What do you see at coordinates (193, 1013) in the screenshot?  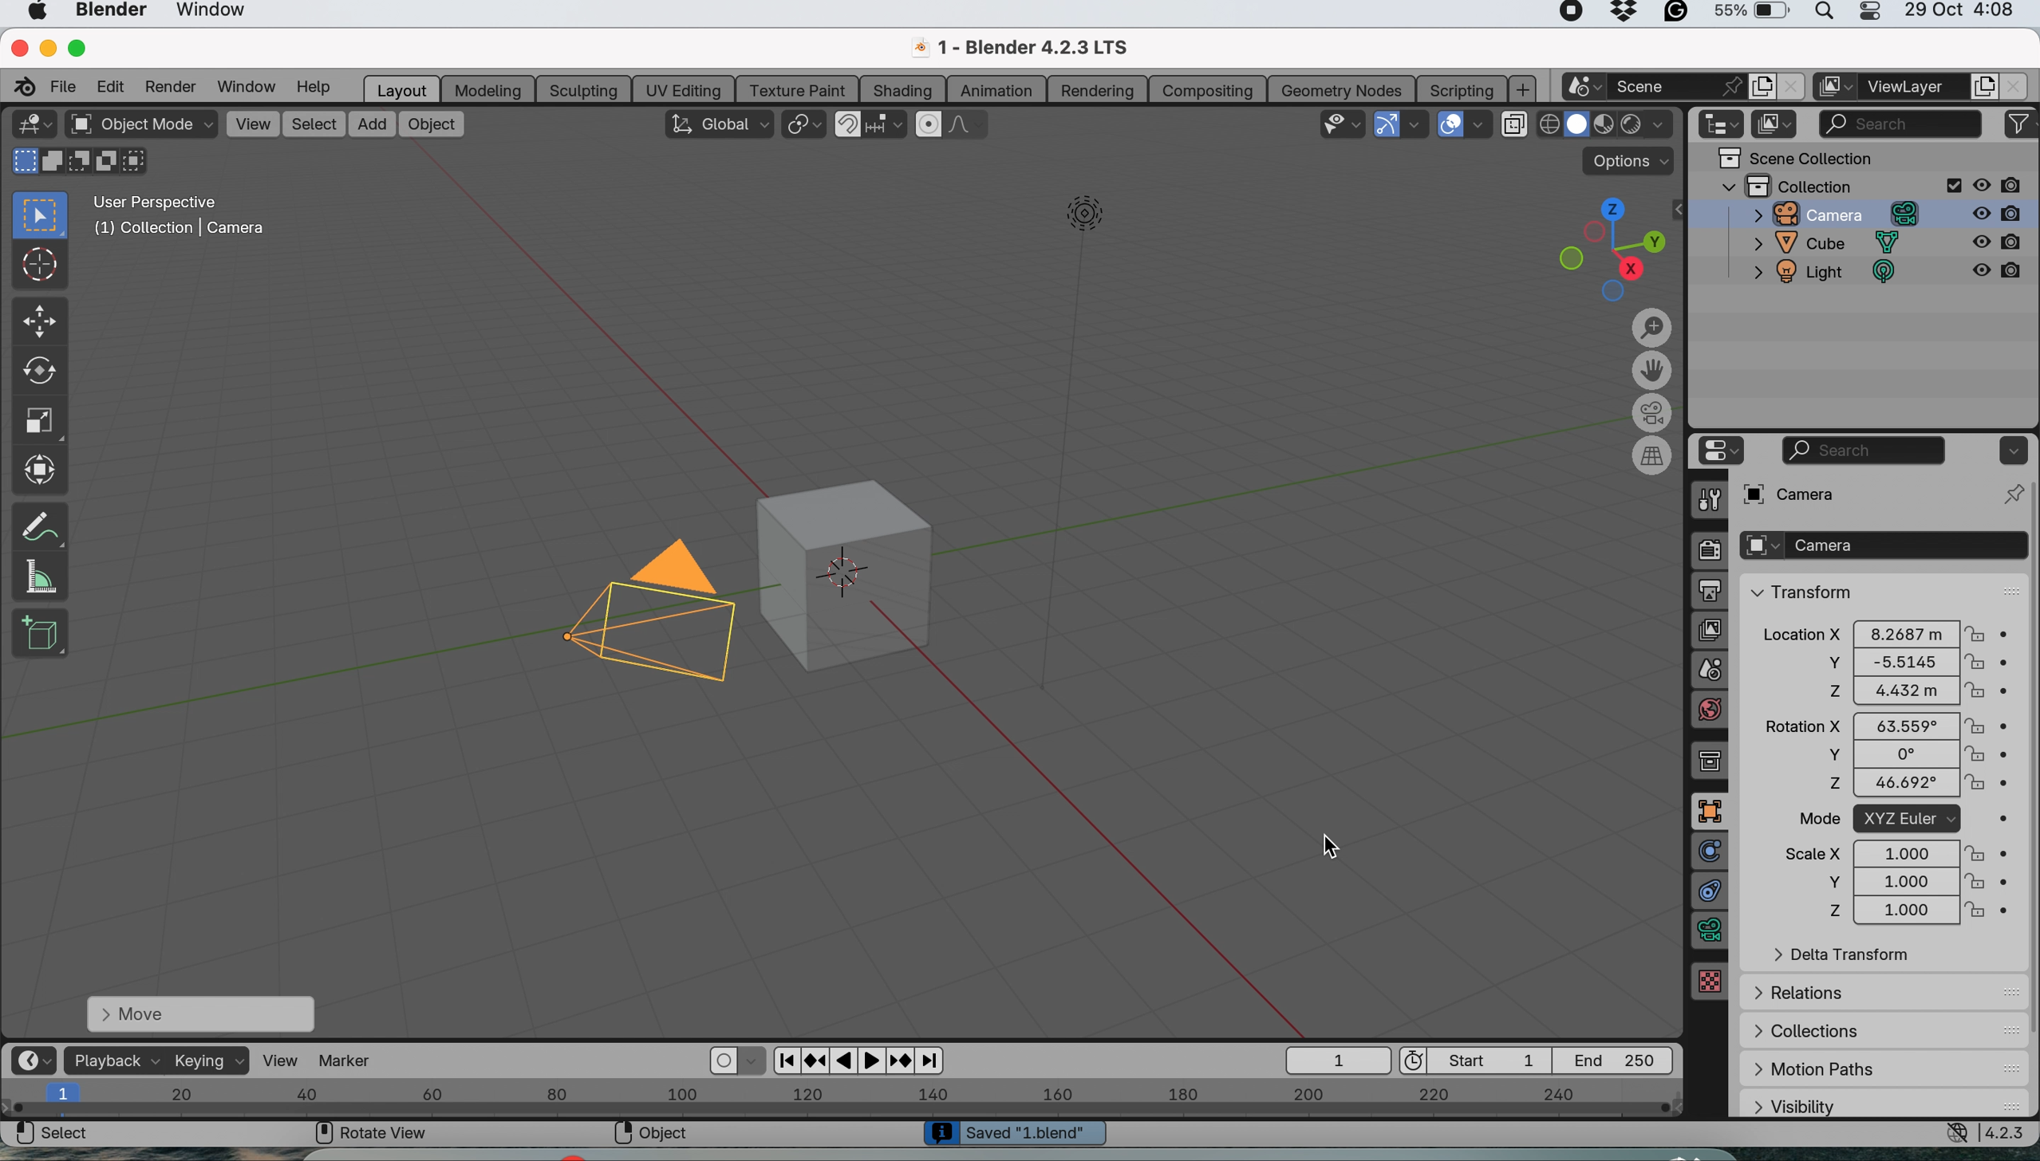 I see `move` at bounding box center [193, 1013].